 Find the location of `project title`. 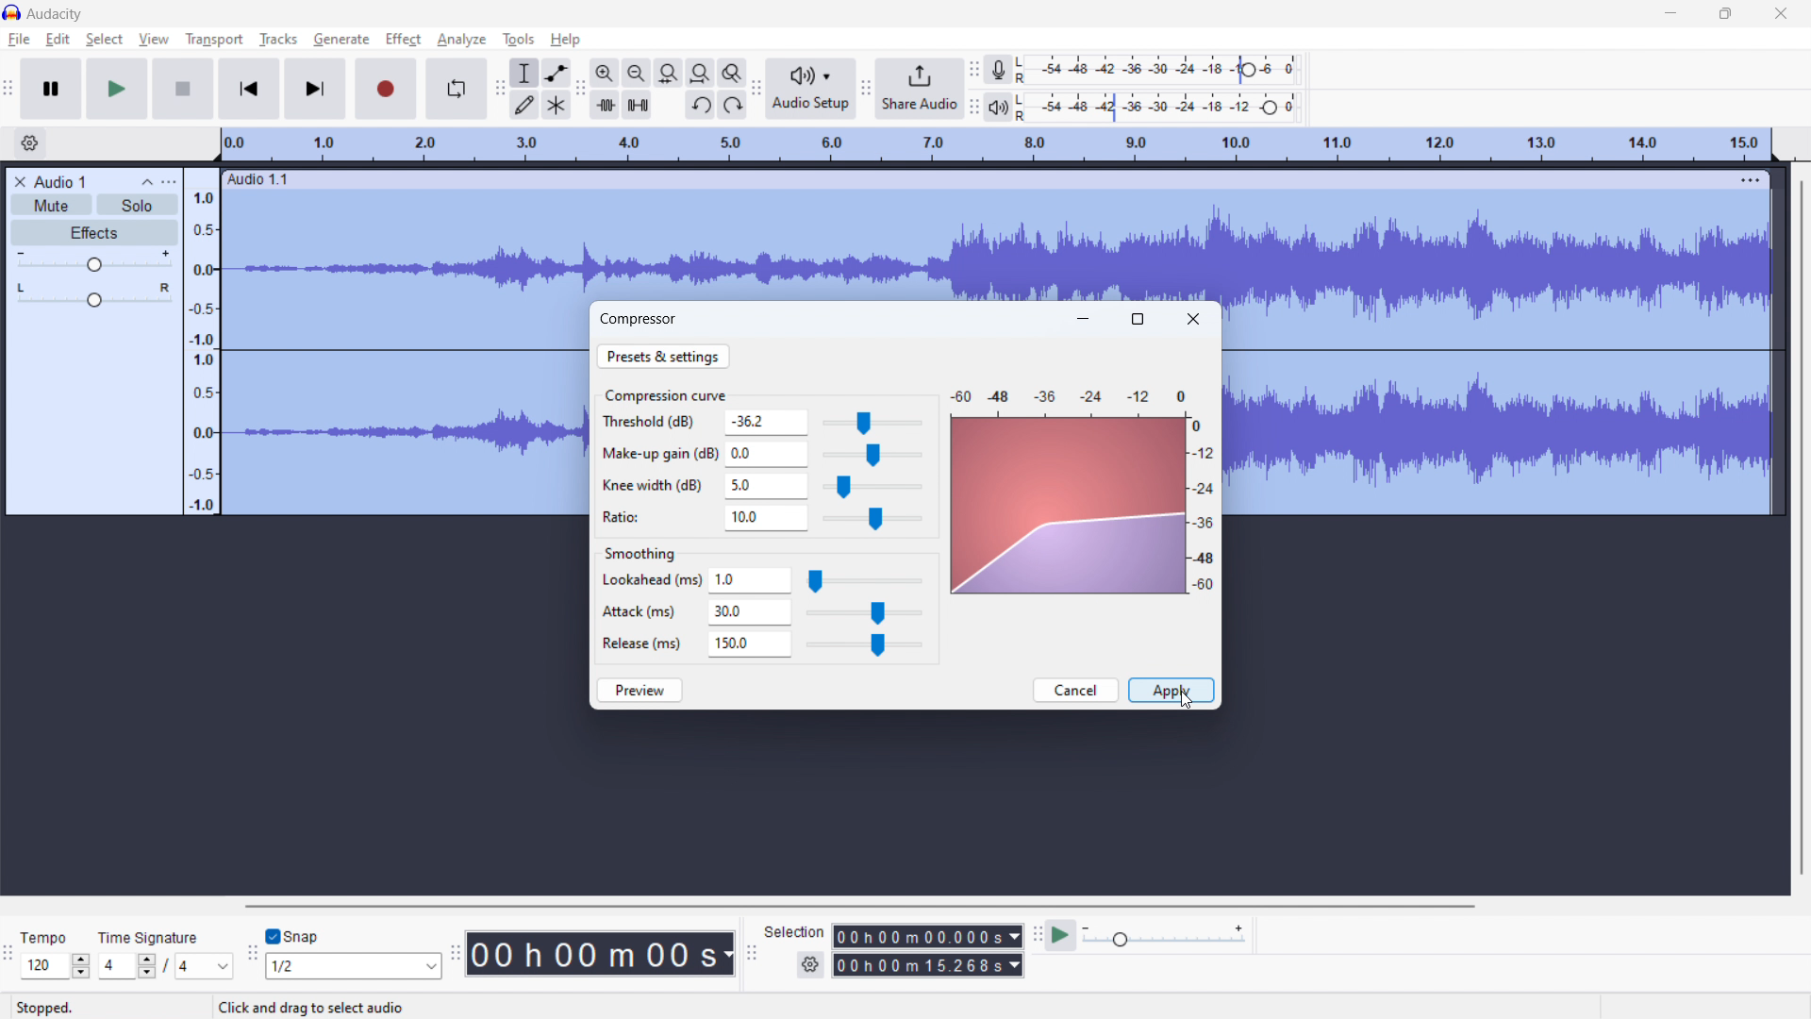

project title is located at coordinates (59, 182).